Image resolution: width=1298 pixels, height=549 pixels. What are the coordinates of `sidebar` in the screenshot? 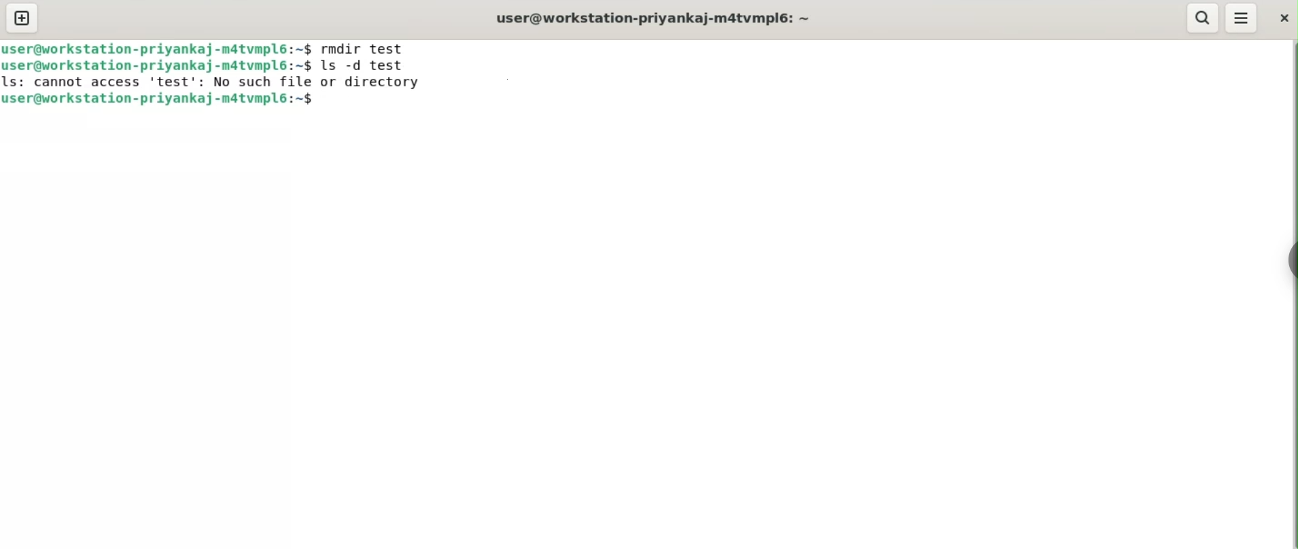 It's located at (1290, 264).